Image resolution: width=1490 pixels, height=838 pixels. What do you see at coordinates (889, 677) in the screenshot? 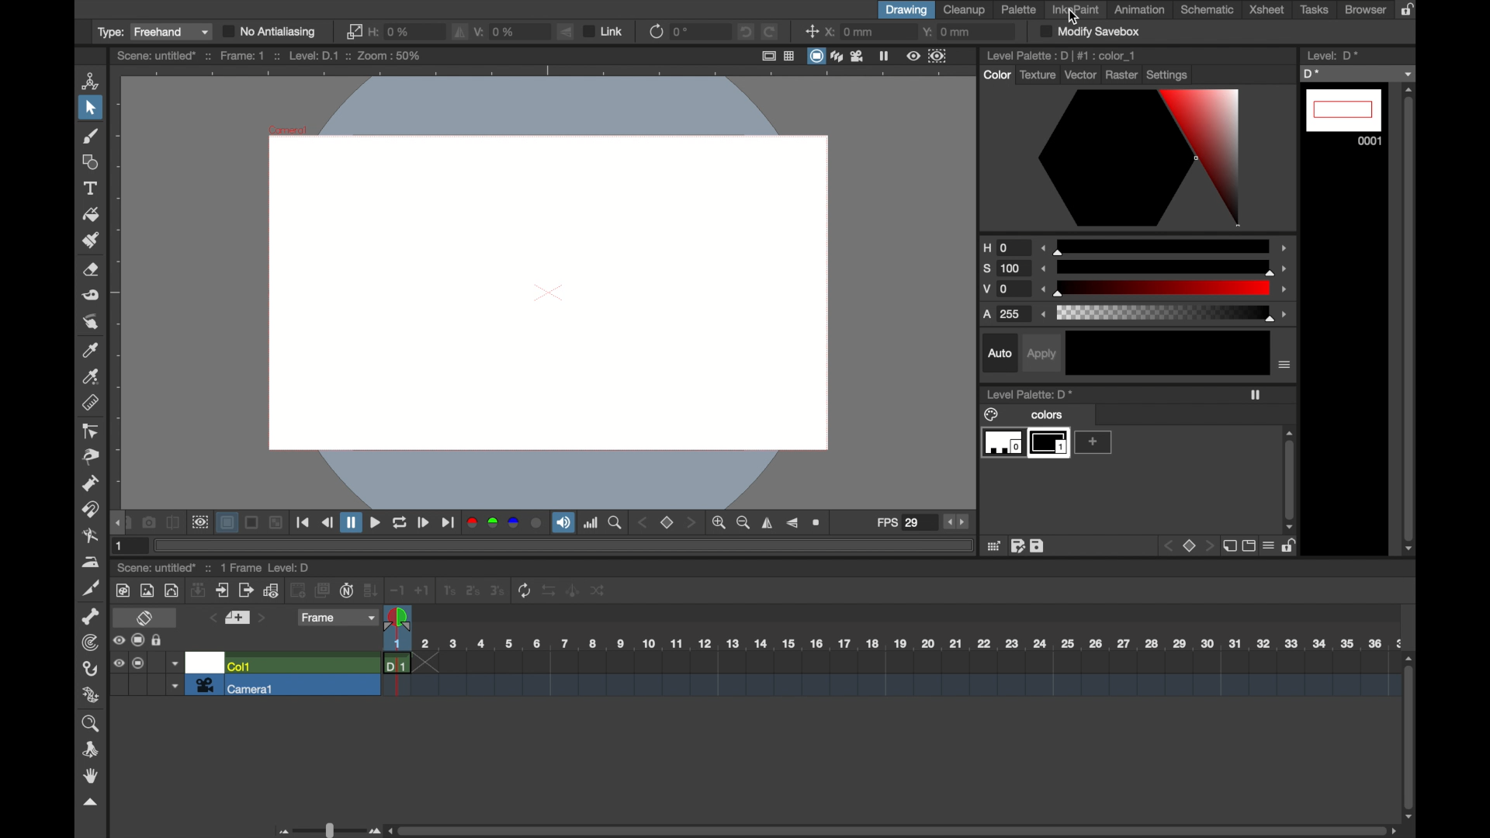
I see `scene` at bounding box center [889, 677].